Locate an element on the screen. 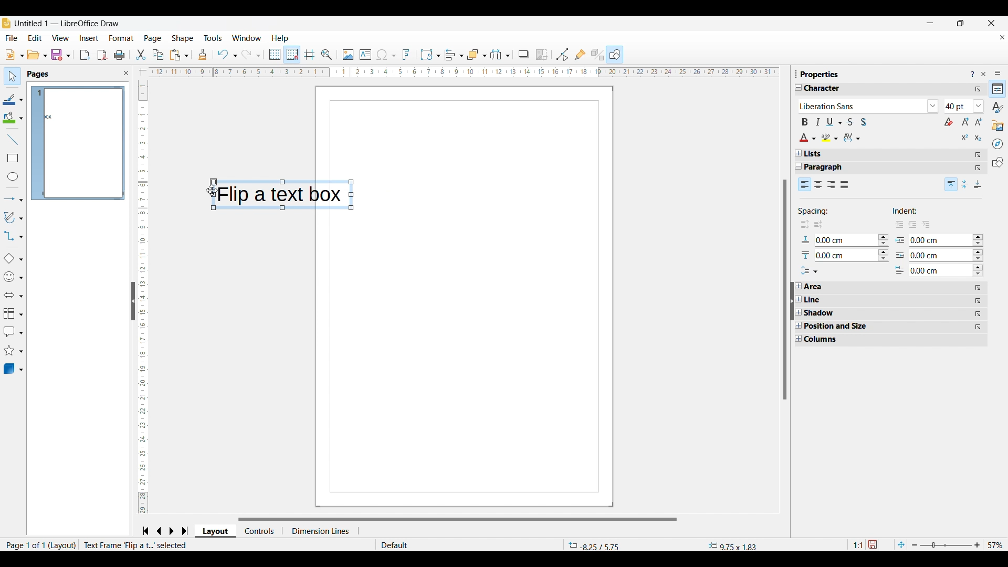 This screenshot has width=1008, height=567. View menu is located at coordinates (60, 38).